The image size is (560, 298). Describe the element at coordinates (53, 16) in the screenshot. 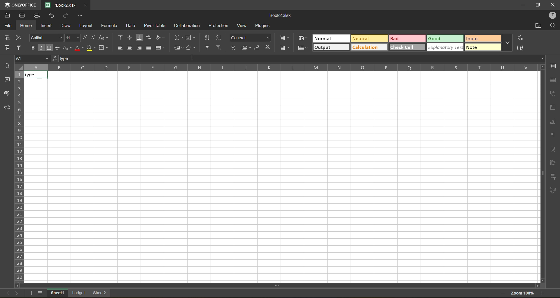

I see `undo` at that location.